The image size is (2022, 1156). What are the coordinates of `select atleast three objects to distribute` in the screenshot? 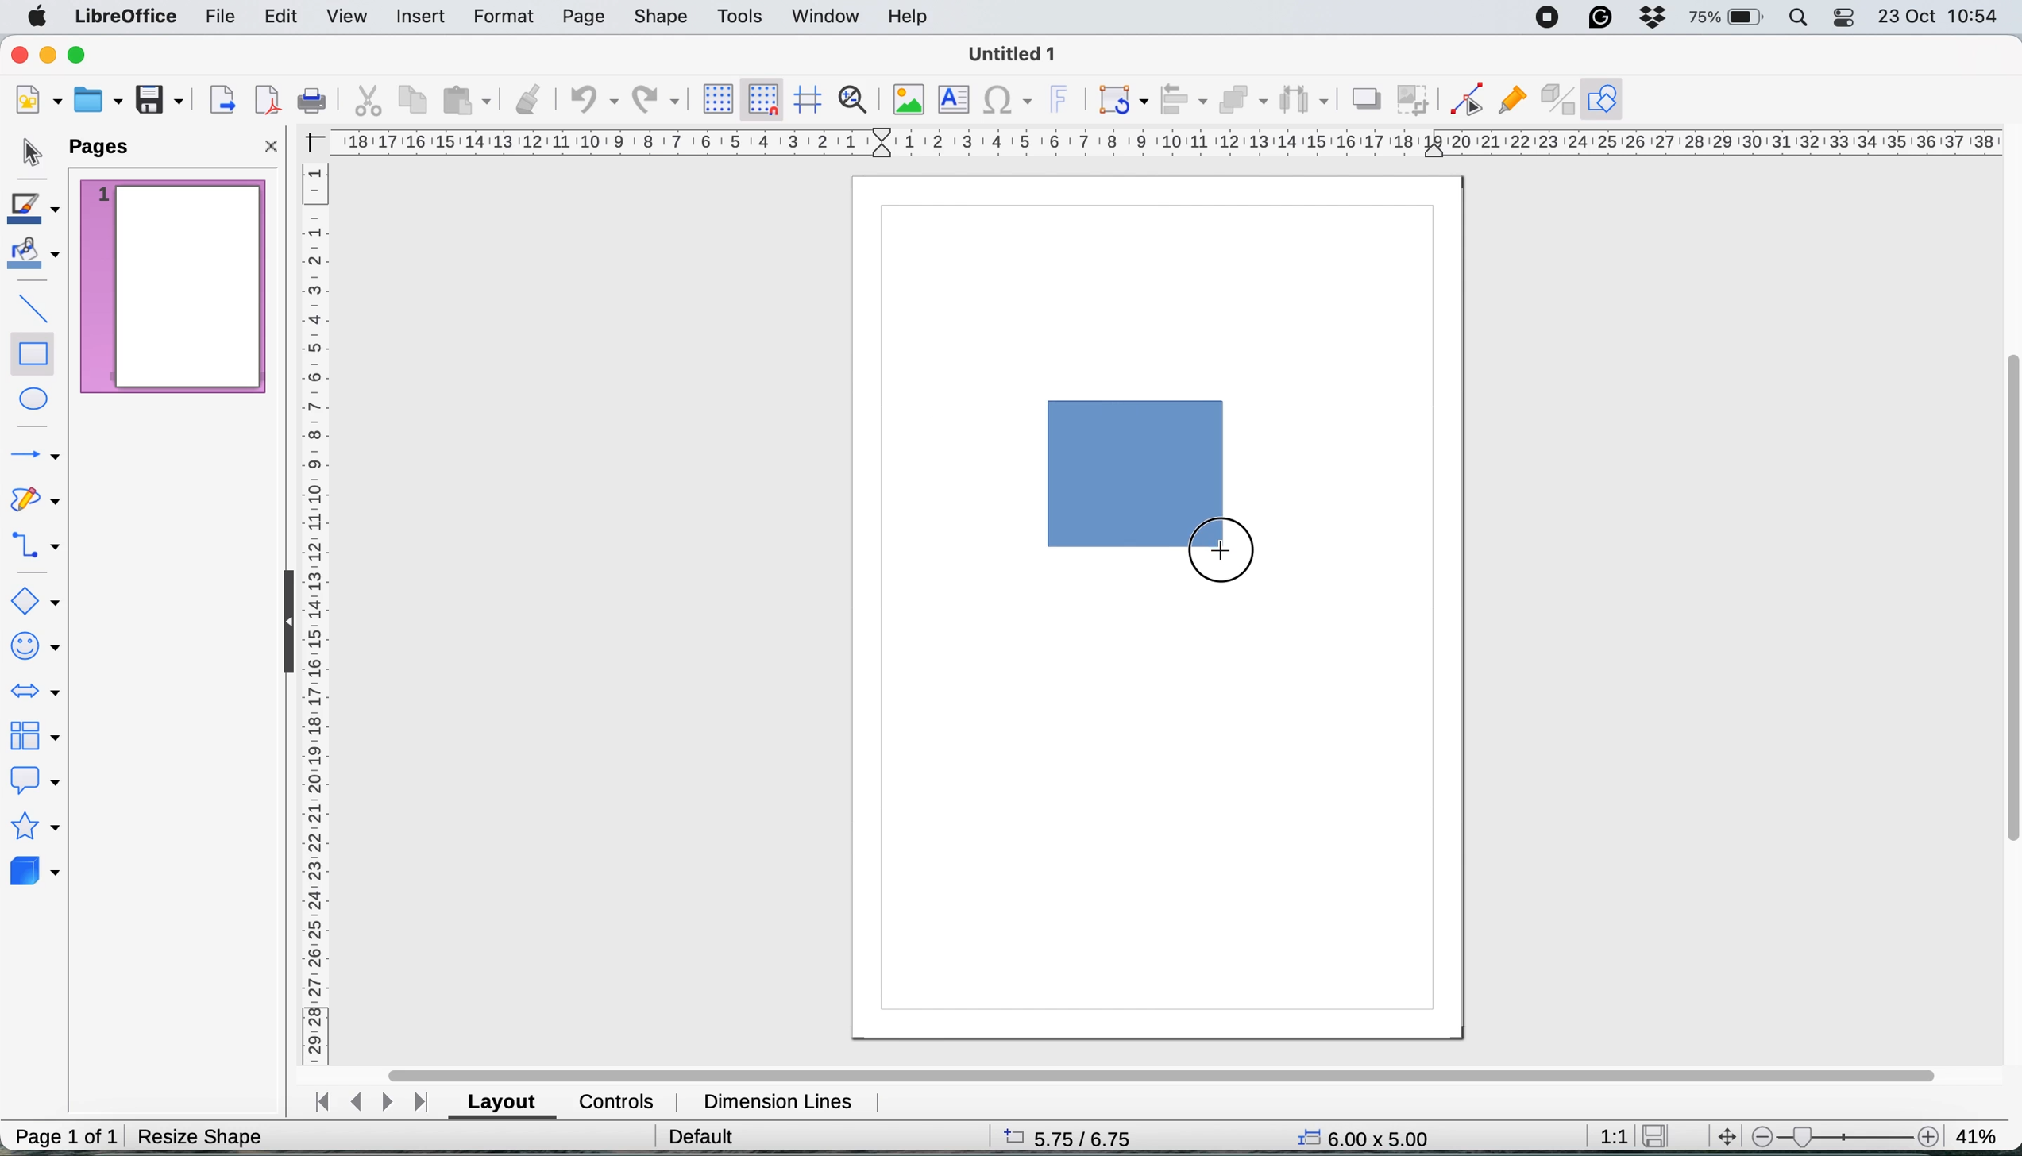 It's located at (1310, 99).